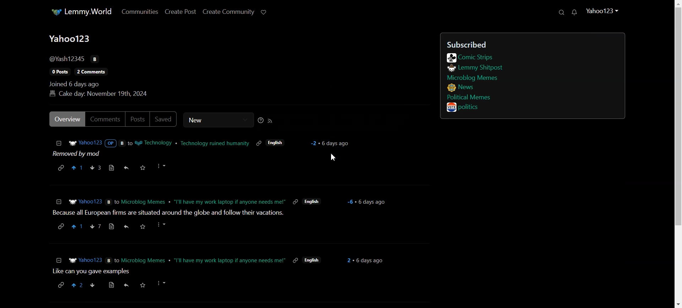  Describe the element at coordinates (230, 259) in the screenshot. I see `"I'll have my work laptop if anyone needs me!"` at that location.